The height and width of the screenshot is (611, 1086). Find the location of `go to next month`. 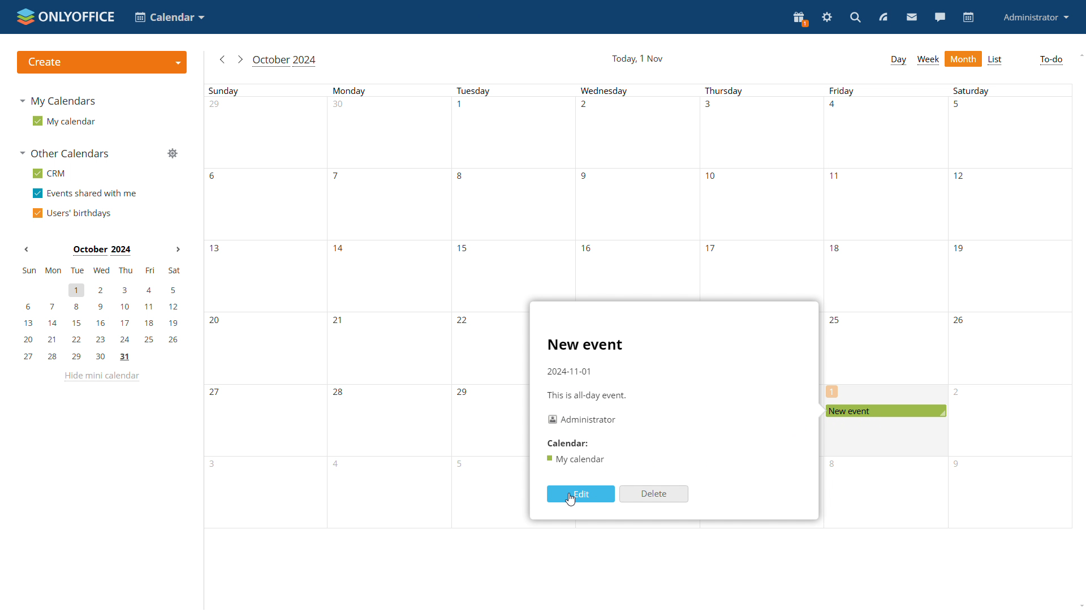

go to next month is located at coordinates (240, 60).